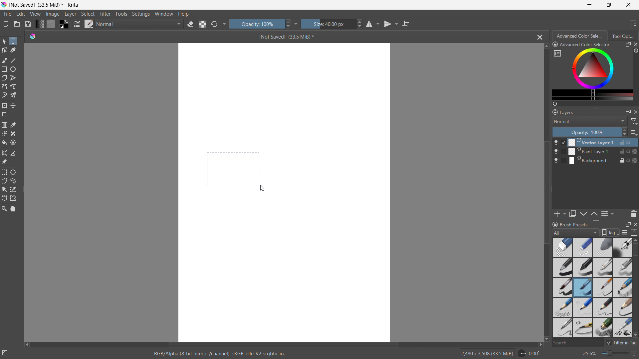 The image size is (639, 359). What do you see at coordinates (13, 172) in the screenshot?
I see `elliptical selection tool` at bounding box center [13, 172].